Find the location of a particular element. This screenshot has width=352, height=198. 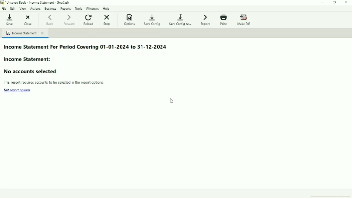

Tools is located at coordinates (79, 8).